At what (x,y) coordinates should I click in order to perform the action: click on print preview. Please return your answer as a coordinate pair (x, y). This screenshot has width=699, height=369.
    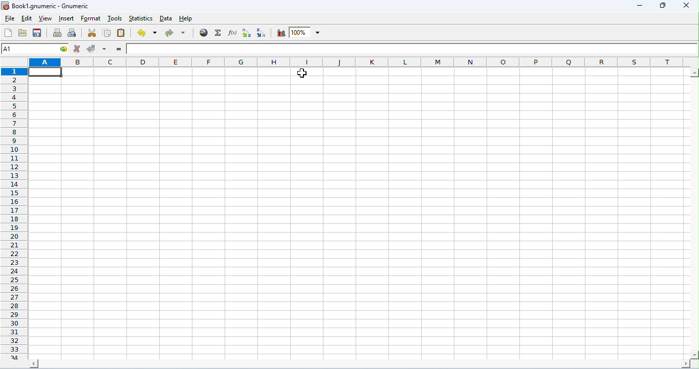
    Looking at the image, I should click on (72, 33).